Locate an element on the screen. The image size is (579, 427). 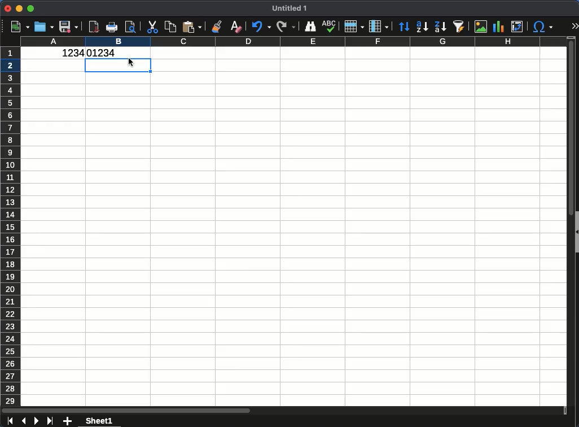
finder is located at coordinates (310, 27).